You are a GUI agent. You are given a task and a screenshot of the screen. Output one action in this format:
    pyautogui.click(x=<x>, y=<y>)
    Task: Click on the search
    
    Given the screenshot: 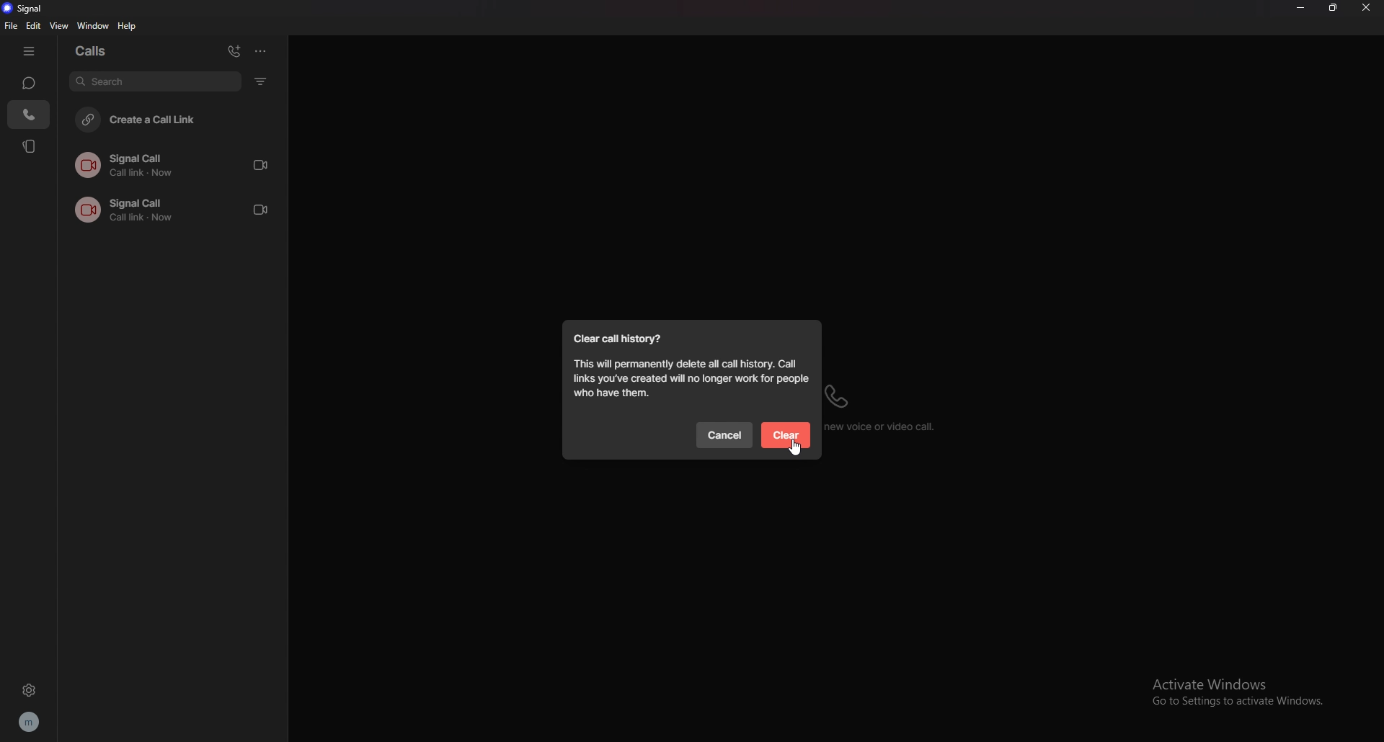 What is the action you would take?
    pyautogui.click(x=155, y=82)
    